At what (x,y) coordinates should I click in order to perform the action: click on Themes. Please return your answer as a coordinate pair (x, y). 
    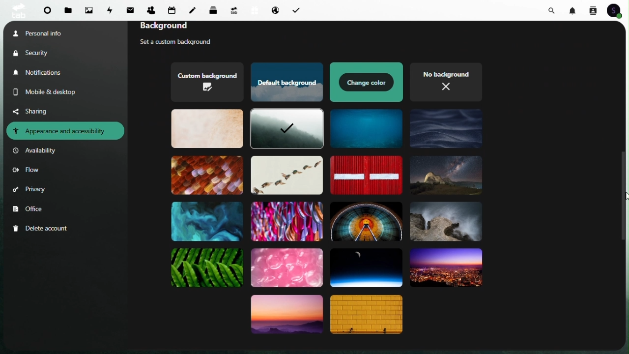
    Looking at the image, I should click on (286, 175).